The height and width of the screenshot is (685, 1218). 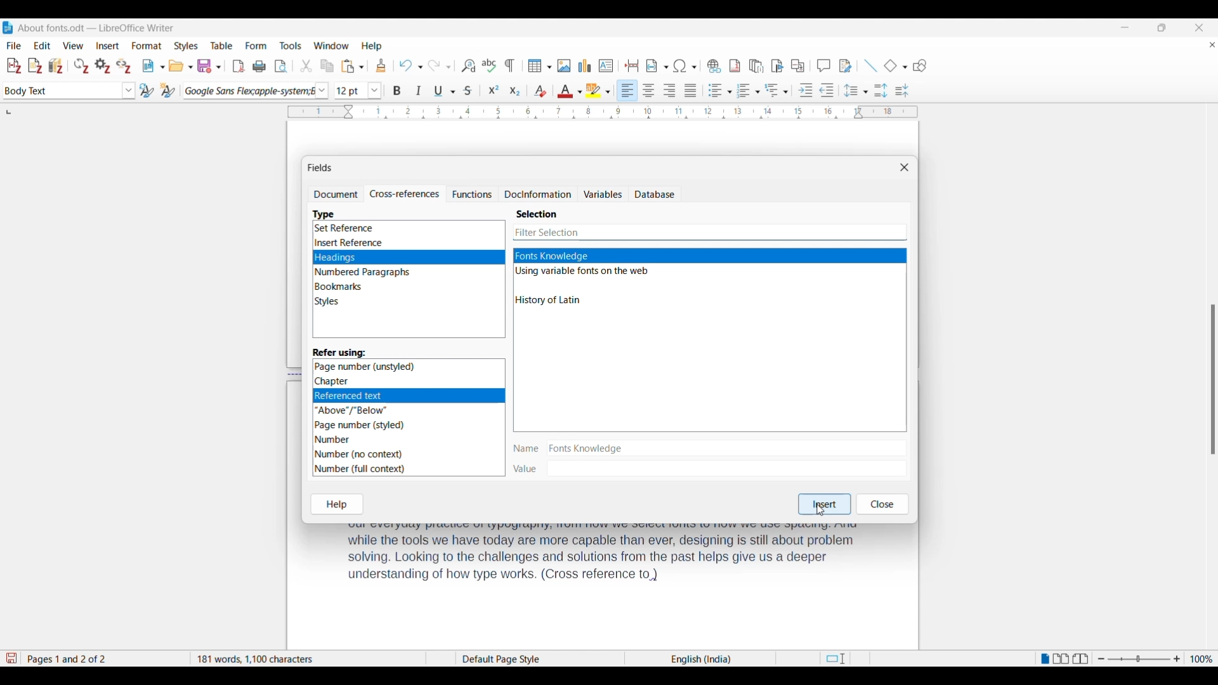 What do you see at coordinates (1101, 660) in the screenshot?
I see `Zoom out` at bounding box center [1101, 660].